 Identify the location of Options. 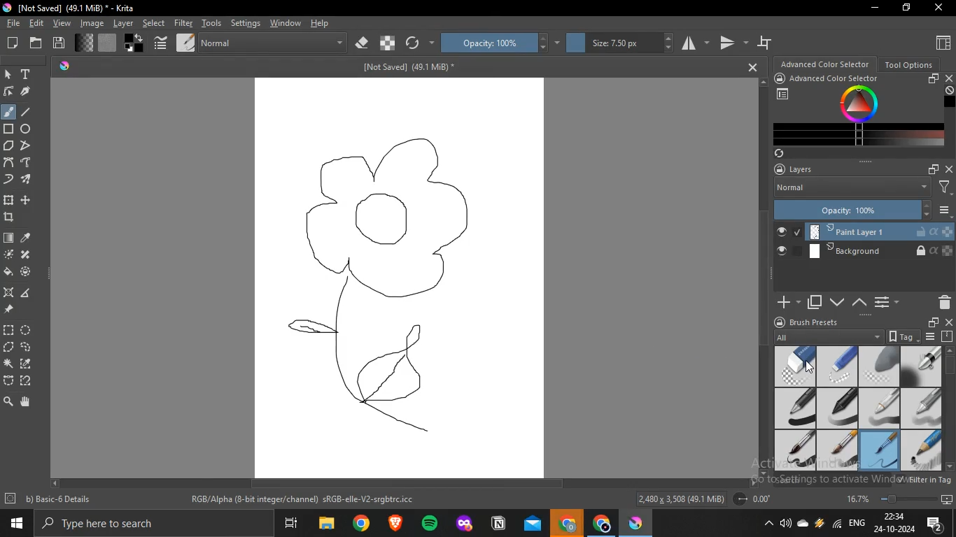
(885, 302).